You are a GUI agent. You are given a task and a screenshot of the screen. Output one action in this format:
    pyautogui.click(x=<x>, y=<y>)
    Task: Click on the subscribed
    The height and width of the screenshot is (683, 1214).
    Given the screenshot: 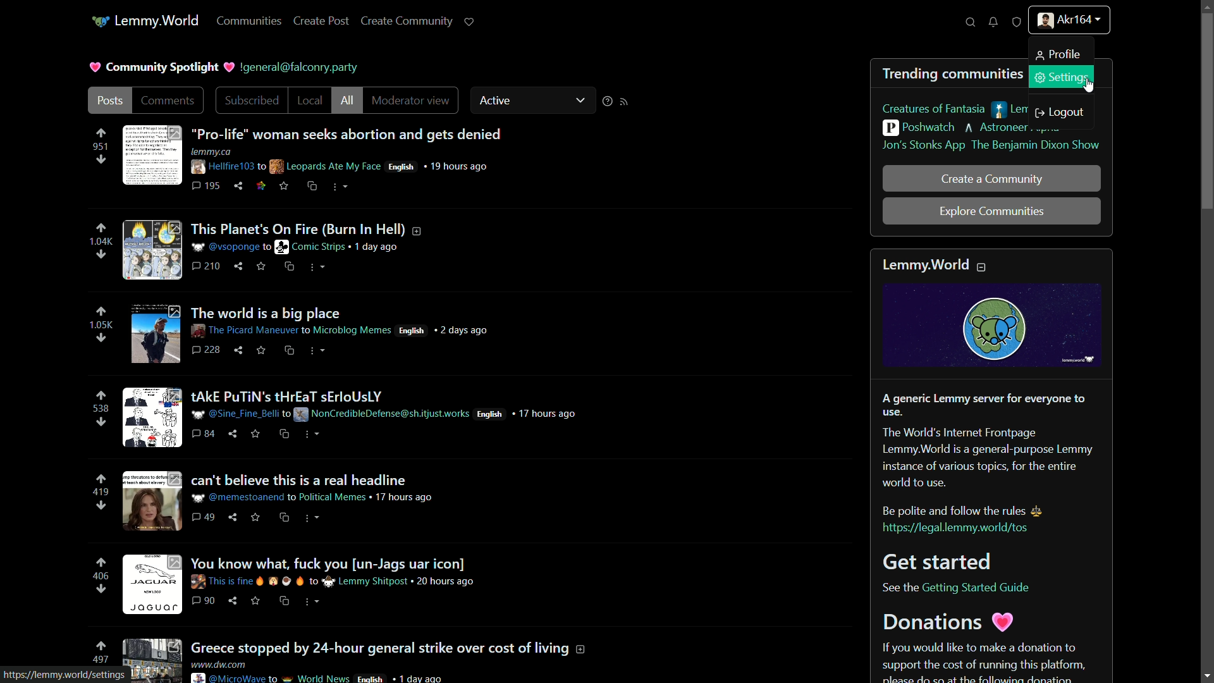 What is the action you would take?
    pyautogui.click(x=252, y=99)
    